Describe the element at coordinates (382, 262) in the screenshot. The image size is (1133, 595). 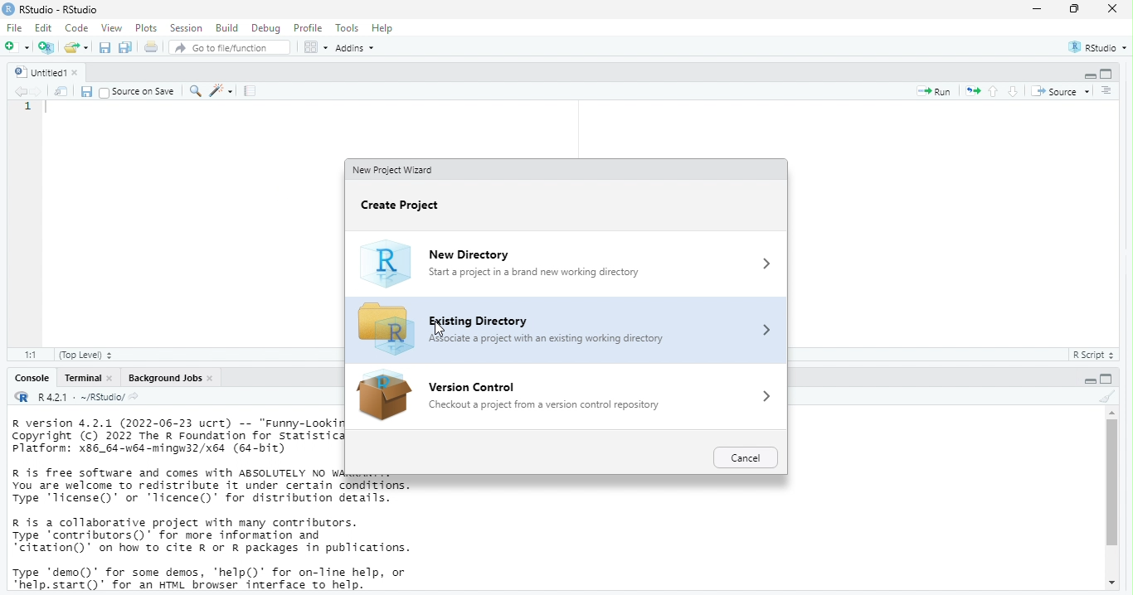
I see `logo of R` at that location.